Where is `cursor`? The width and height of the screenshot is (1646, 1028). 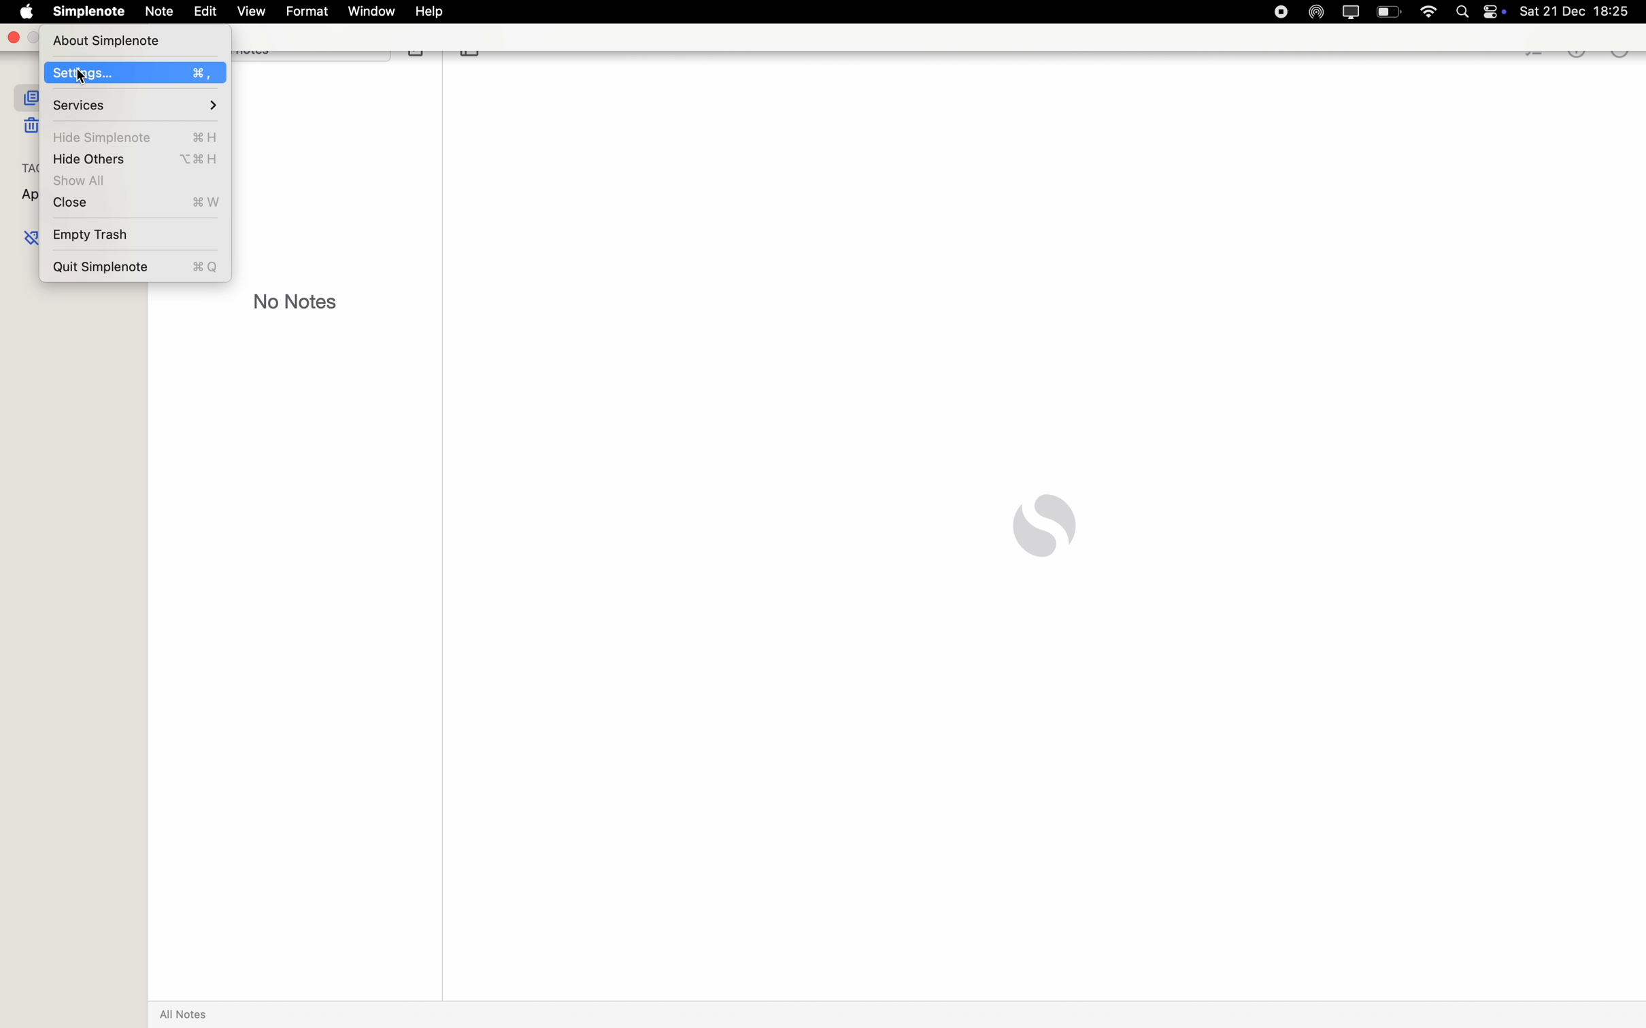
cursor is located at coordinates (84, 74).